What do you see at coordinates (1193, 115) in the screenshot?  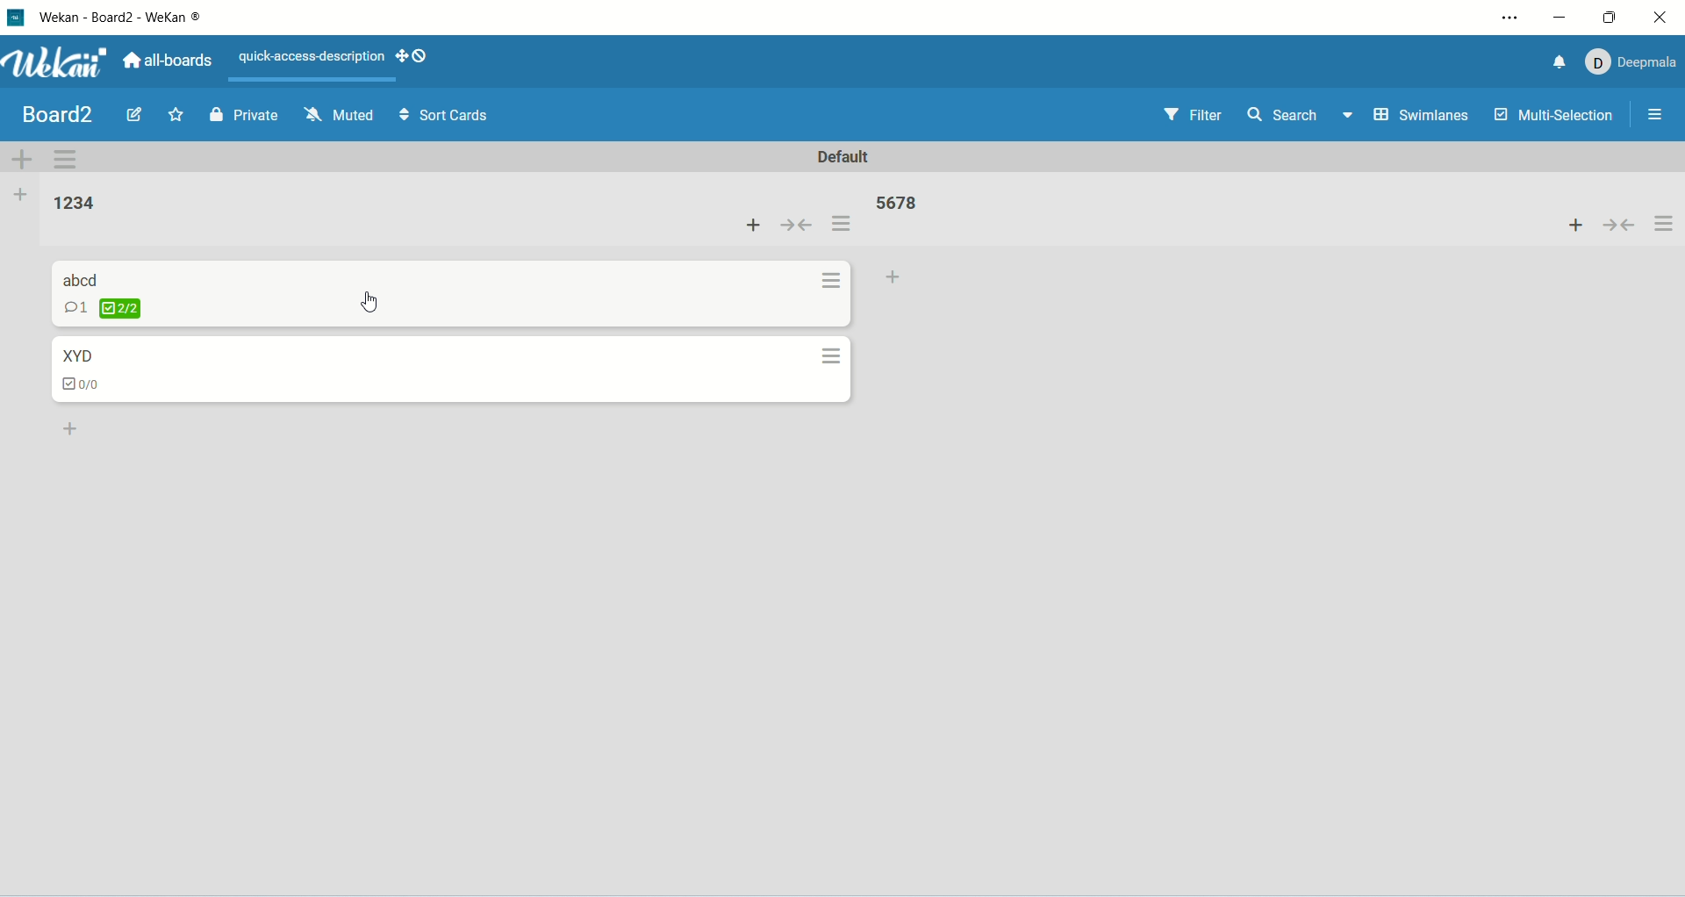 I see `filter` at bounding box center [1193, 115].